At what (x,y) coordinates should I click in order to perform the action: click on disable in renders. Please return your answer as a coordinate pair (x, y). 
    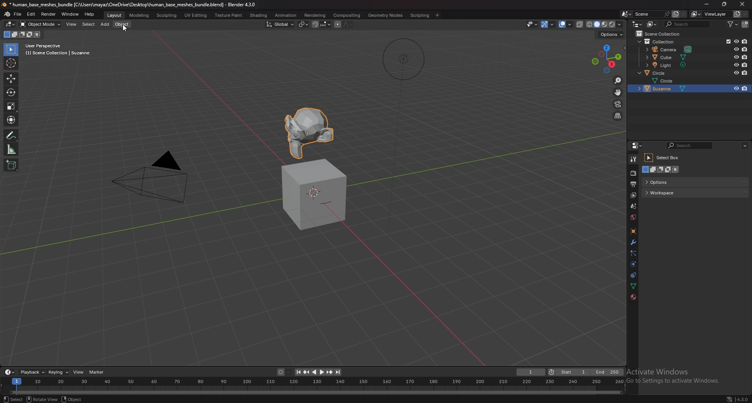
    Looking at the image, I should click on (745, 41).